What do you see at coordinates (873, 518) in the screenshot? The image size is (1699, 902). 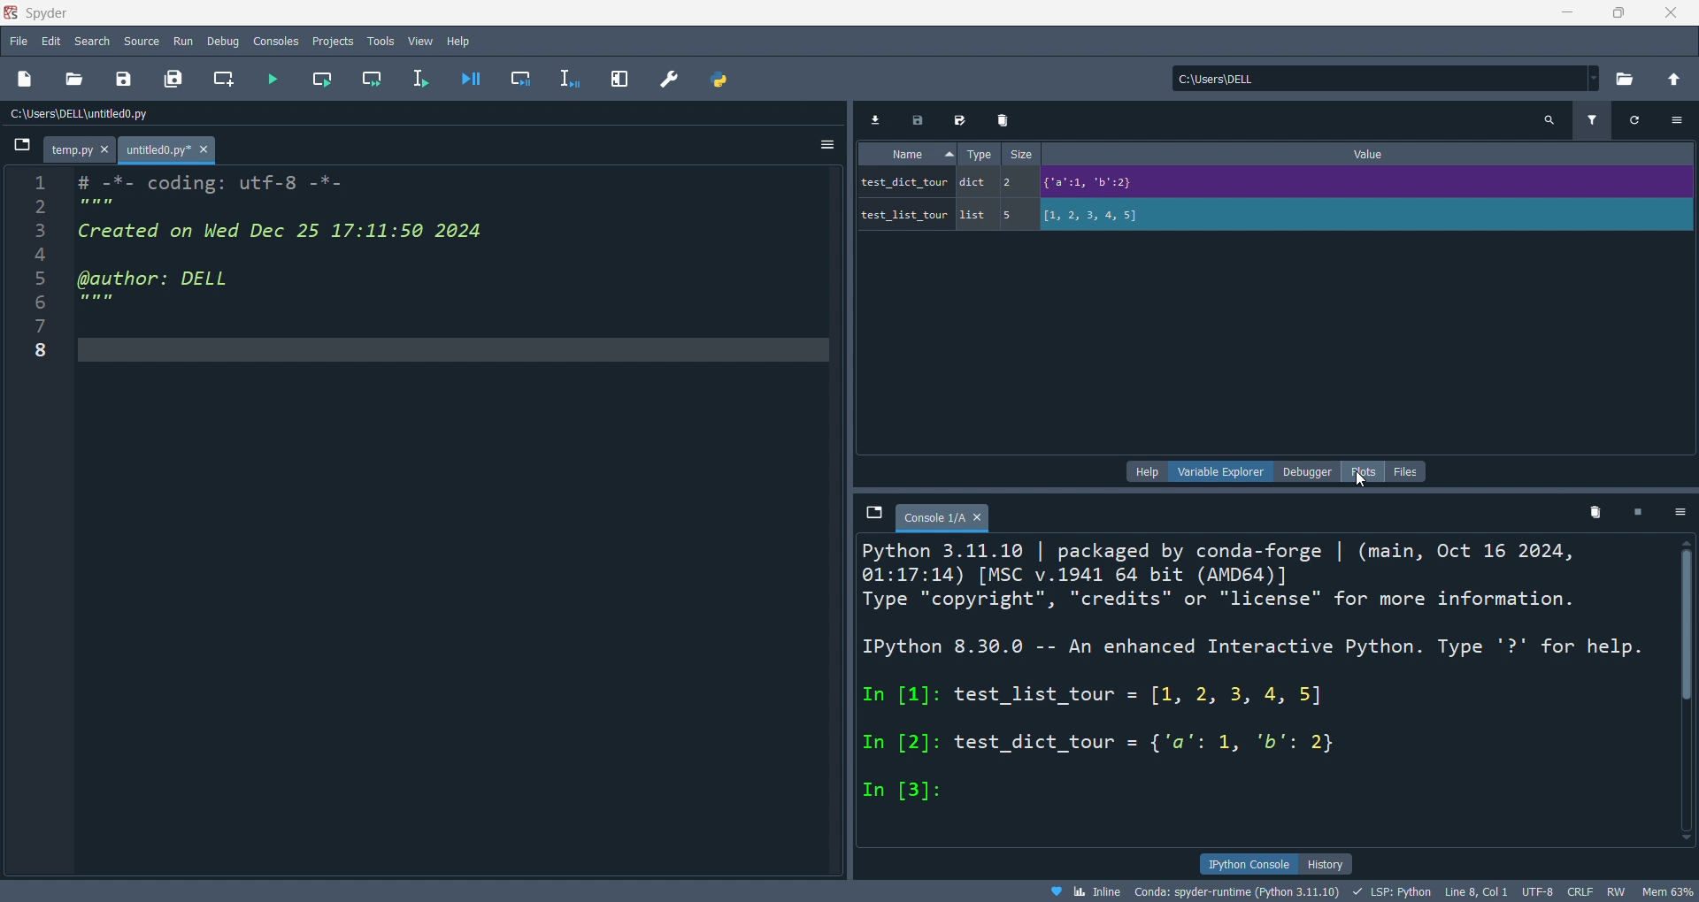 I see `browse tabs` at bounding box center [873, 518].